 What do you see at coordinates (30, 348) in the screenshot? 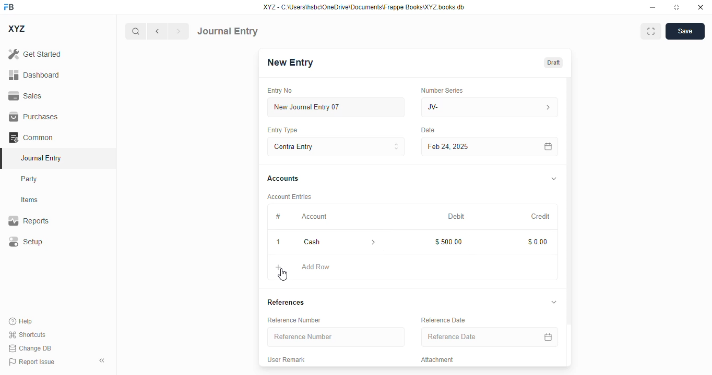
I see `change DB` at bounding box center [30, 348].